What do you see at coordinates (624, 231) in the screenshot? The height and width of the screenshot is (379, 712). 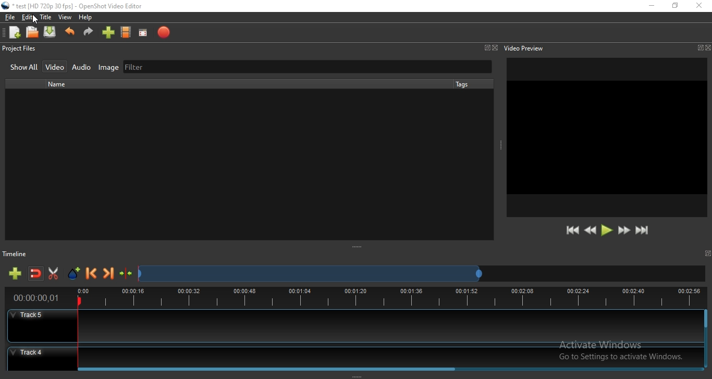 I see `Fast forward` at bounding box center [624, 231].